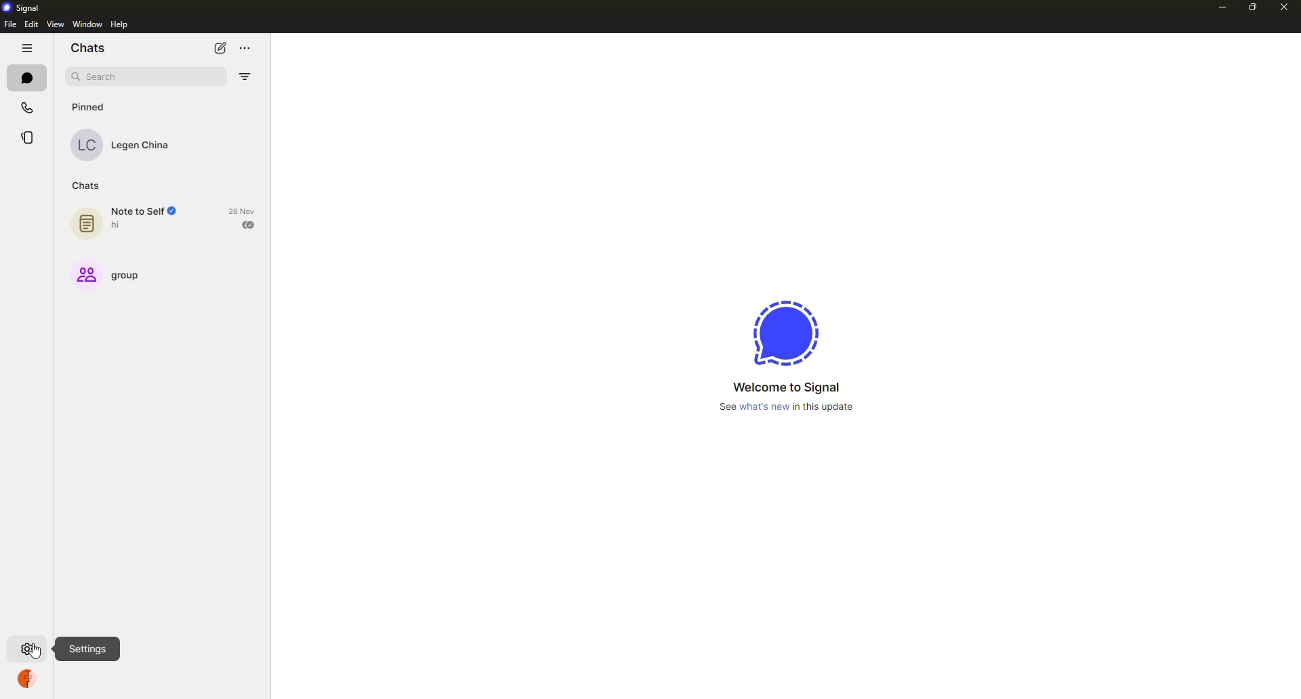 Image resolution: width=1301 pixels, height=699 pixels. Describe the element at coordinates (1285, 5) in the screenshot. I see `close` at that location.